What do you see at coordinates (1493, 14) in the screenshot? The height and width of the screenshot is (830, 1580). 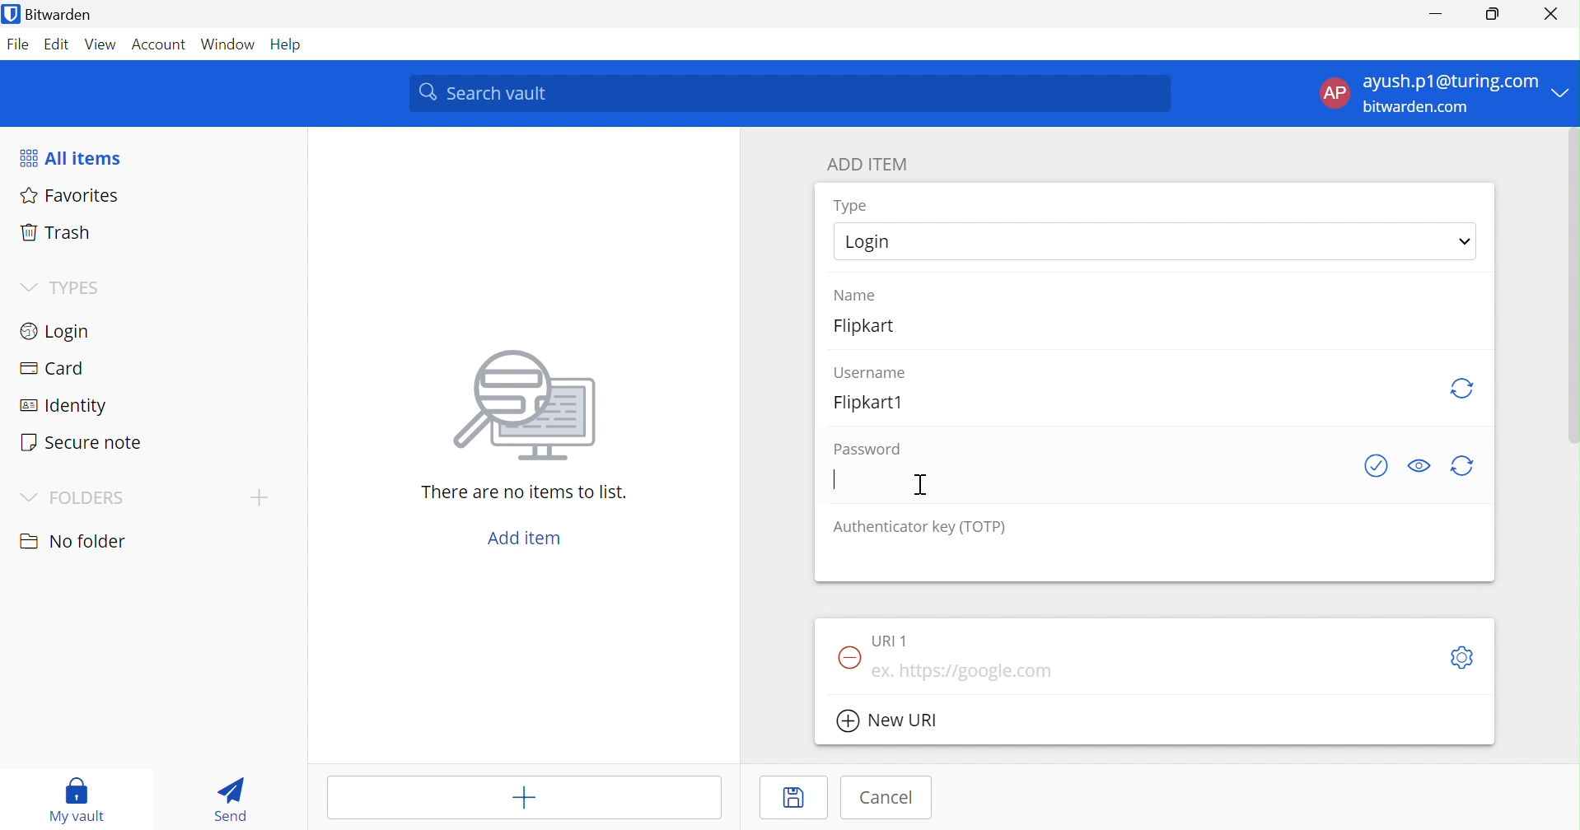 I see `Restore Down` at bounding box center [1493, 14].